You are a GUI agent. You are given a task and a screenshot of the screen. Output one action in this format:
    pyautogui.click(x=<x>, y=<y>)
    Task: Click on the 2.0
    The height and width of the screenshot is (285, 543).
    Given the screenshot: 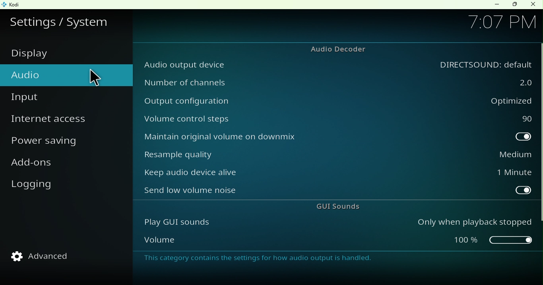 What is the action you would take?
    pyautogui.click(x=484, y=81)
    